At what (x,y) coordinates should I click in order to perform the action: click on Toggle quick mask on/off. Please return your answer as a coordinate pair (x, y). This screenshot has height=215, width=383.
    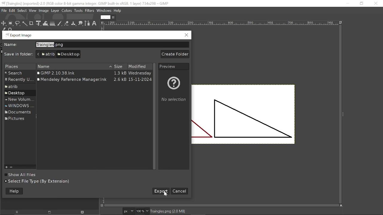
    Looking at the image, I should click on (102, 205).